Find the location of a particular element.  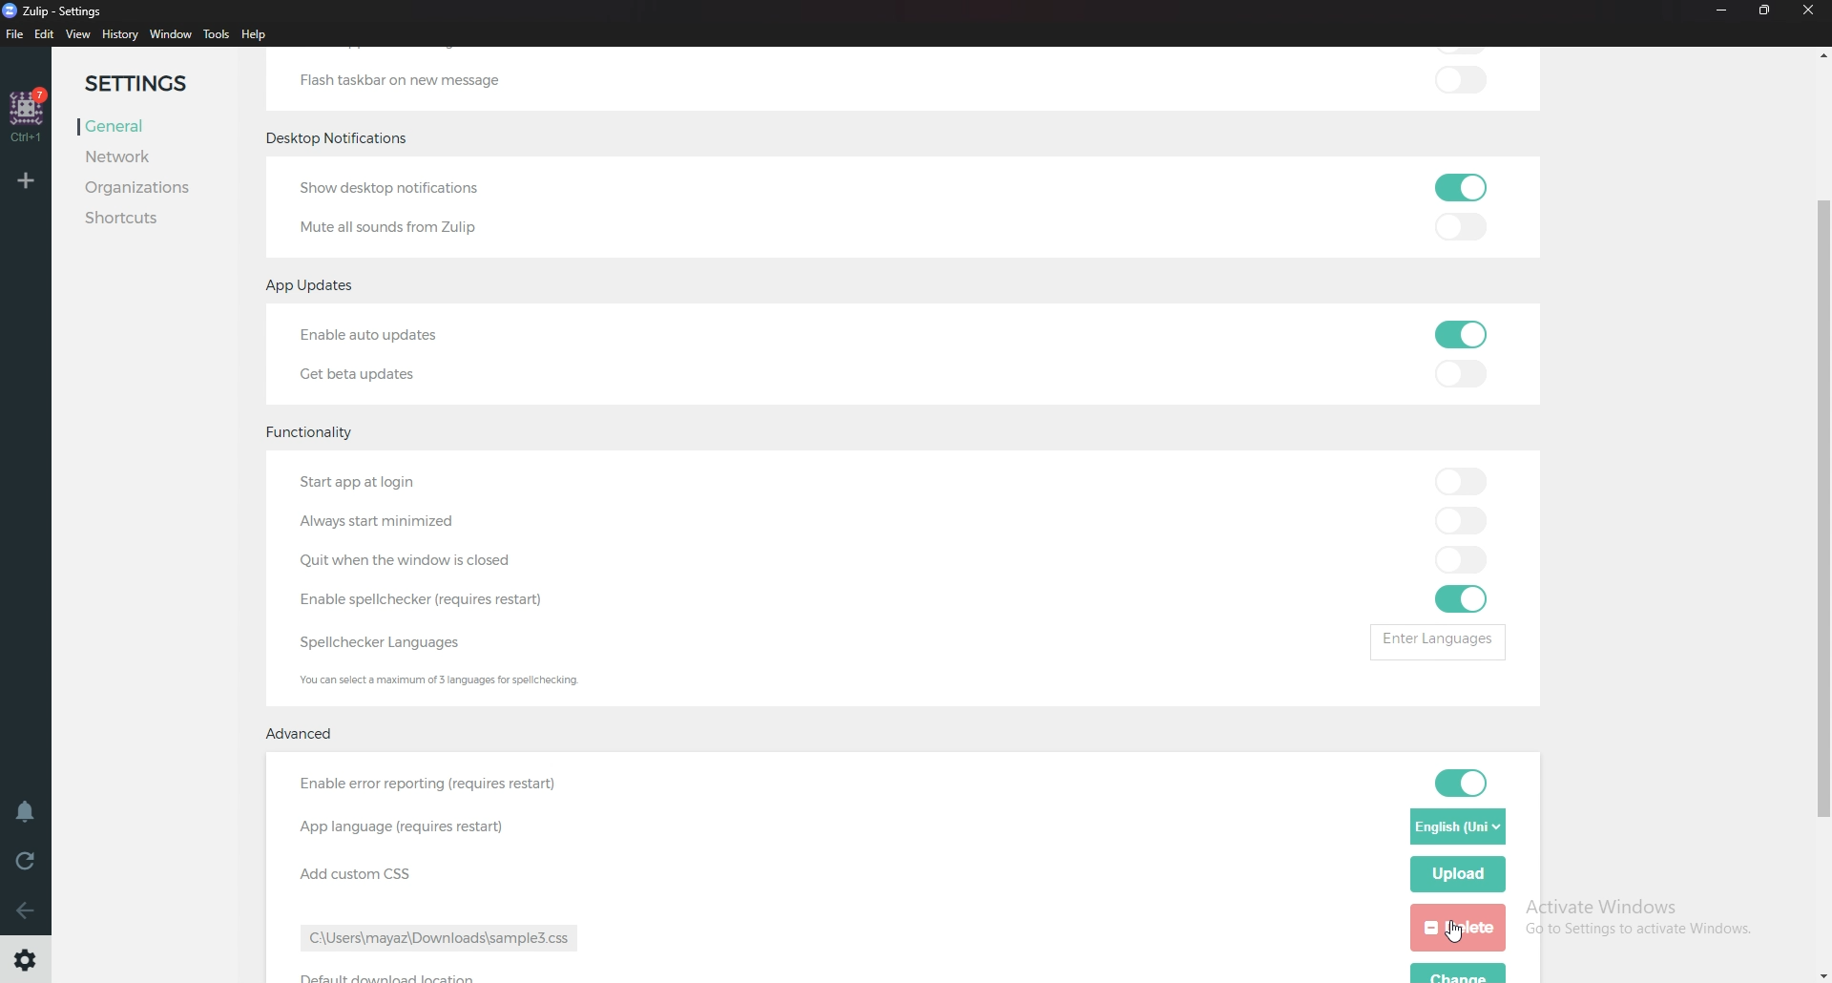

quit when Windows is closed is located at coordinates (424, 560).